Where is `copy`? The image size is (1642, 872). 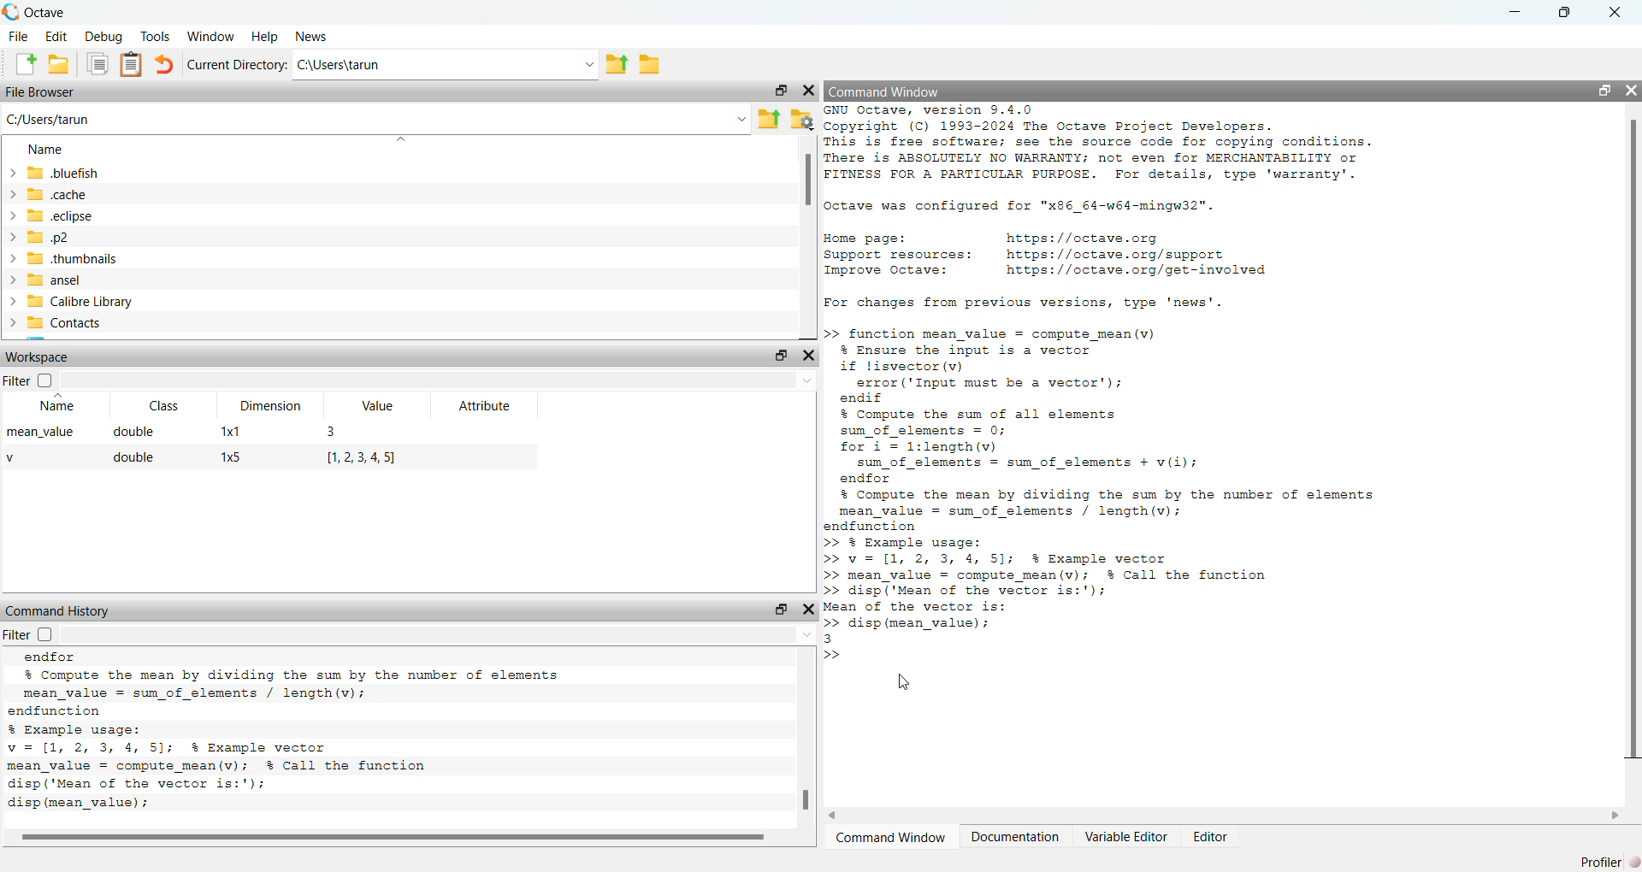
copy is located at coordinates (97, 63).